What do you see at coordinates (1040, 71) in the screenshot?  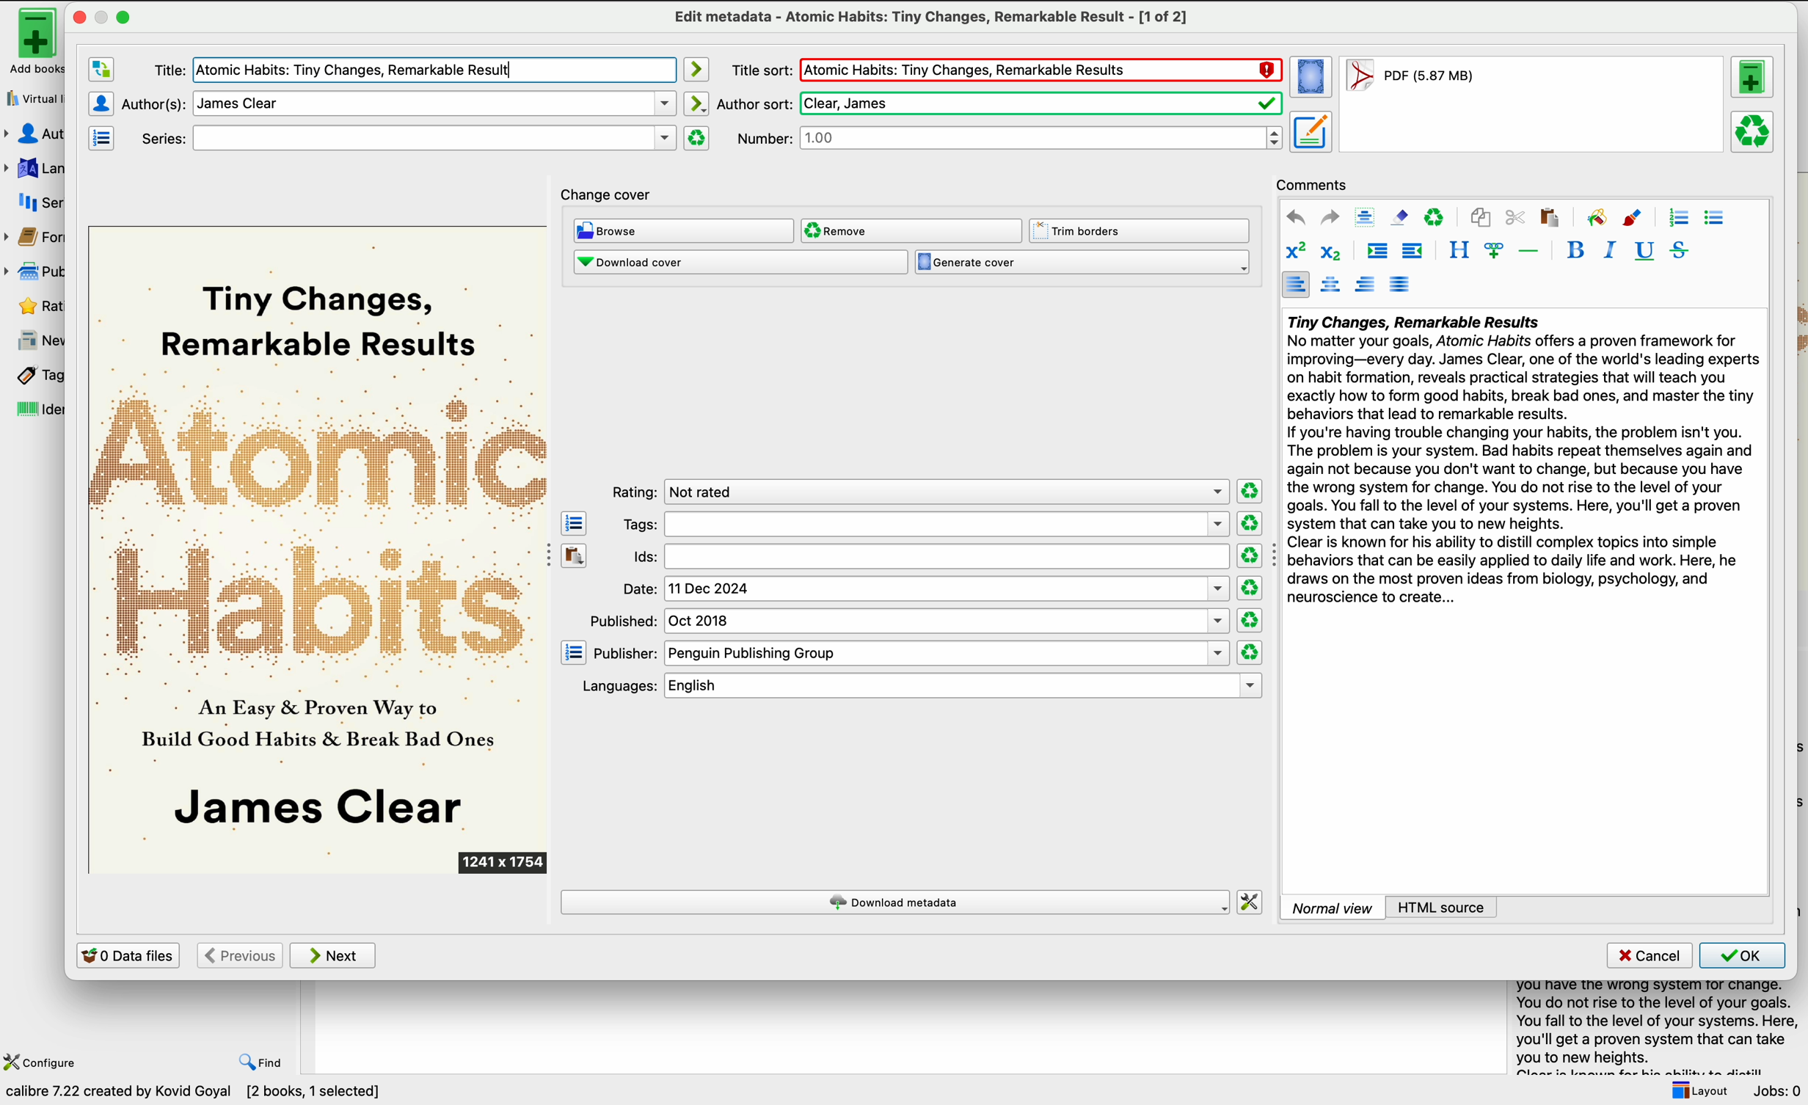 I see `title in red` at bounding box center [1040, 71].